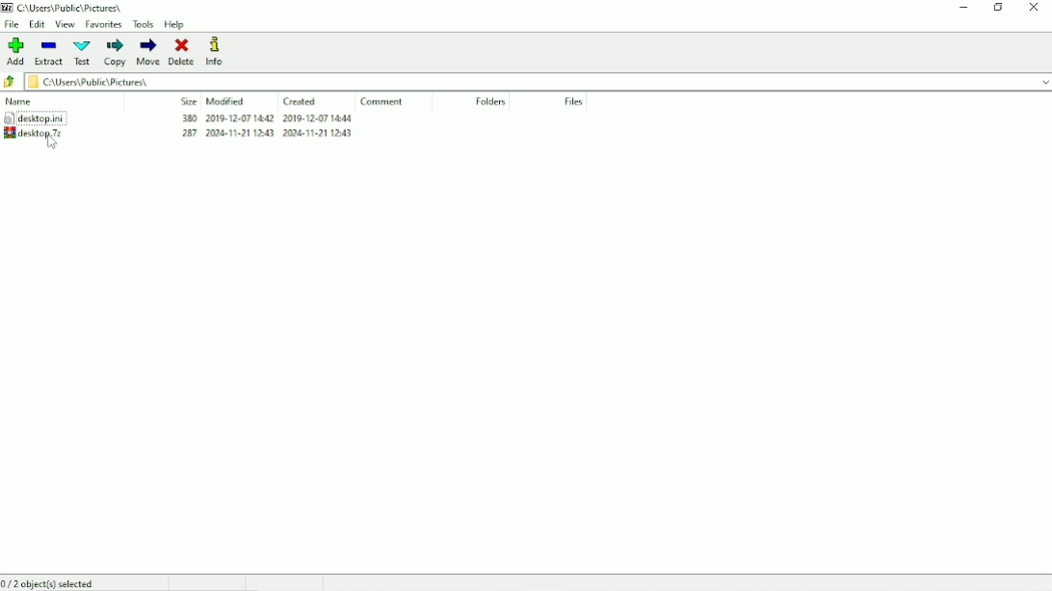  I want to click on Name, so click(21, 101).